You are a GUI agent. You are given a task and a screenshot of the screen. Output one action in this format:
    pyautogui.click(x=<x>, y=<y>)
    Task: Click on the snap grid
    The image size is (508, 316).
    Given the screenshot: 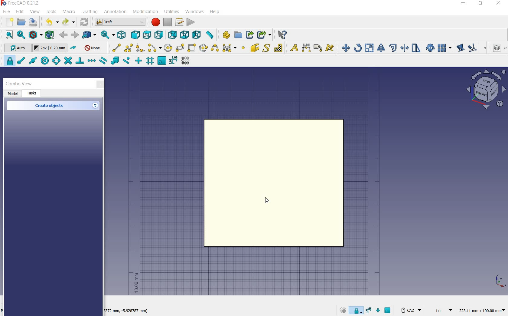 What is the action you would take?
    pyautogui.click(x=149, y=61)
    